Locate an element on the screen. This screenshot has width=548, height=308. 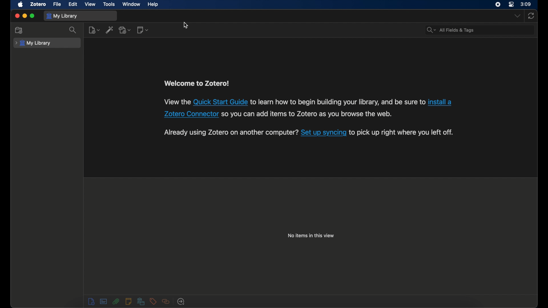
zotero is located at coordinates (38, 4).